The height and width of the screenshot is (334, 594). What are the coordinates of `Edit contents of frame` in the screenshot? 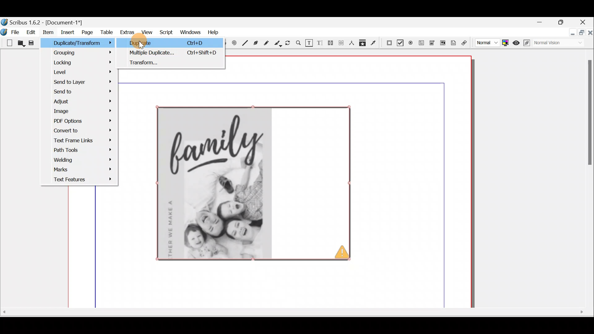 It's located at (309, 43).